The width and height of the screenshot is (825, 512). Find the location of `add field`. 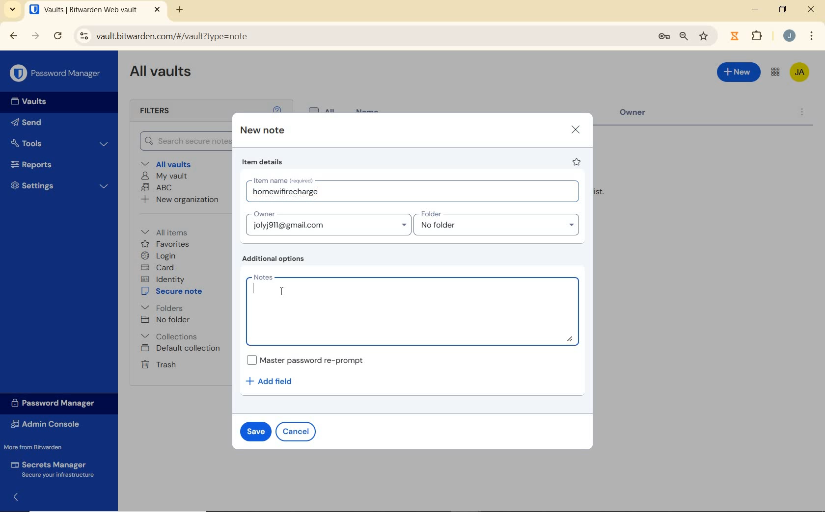

add field is located at coordinates (276, 382).